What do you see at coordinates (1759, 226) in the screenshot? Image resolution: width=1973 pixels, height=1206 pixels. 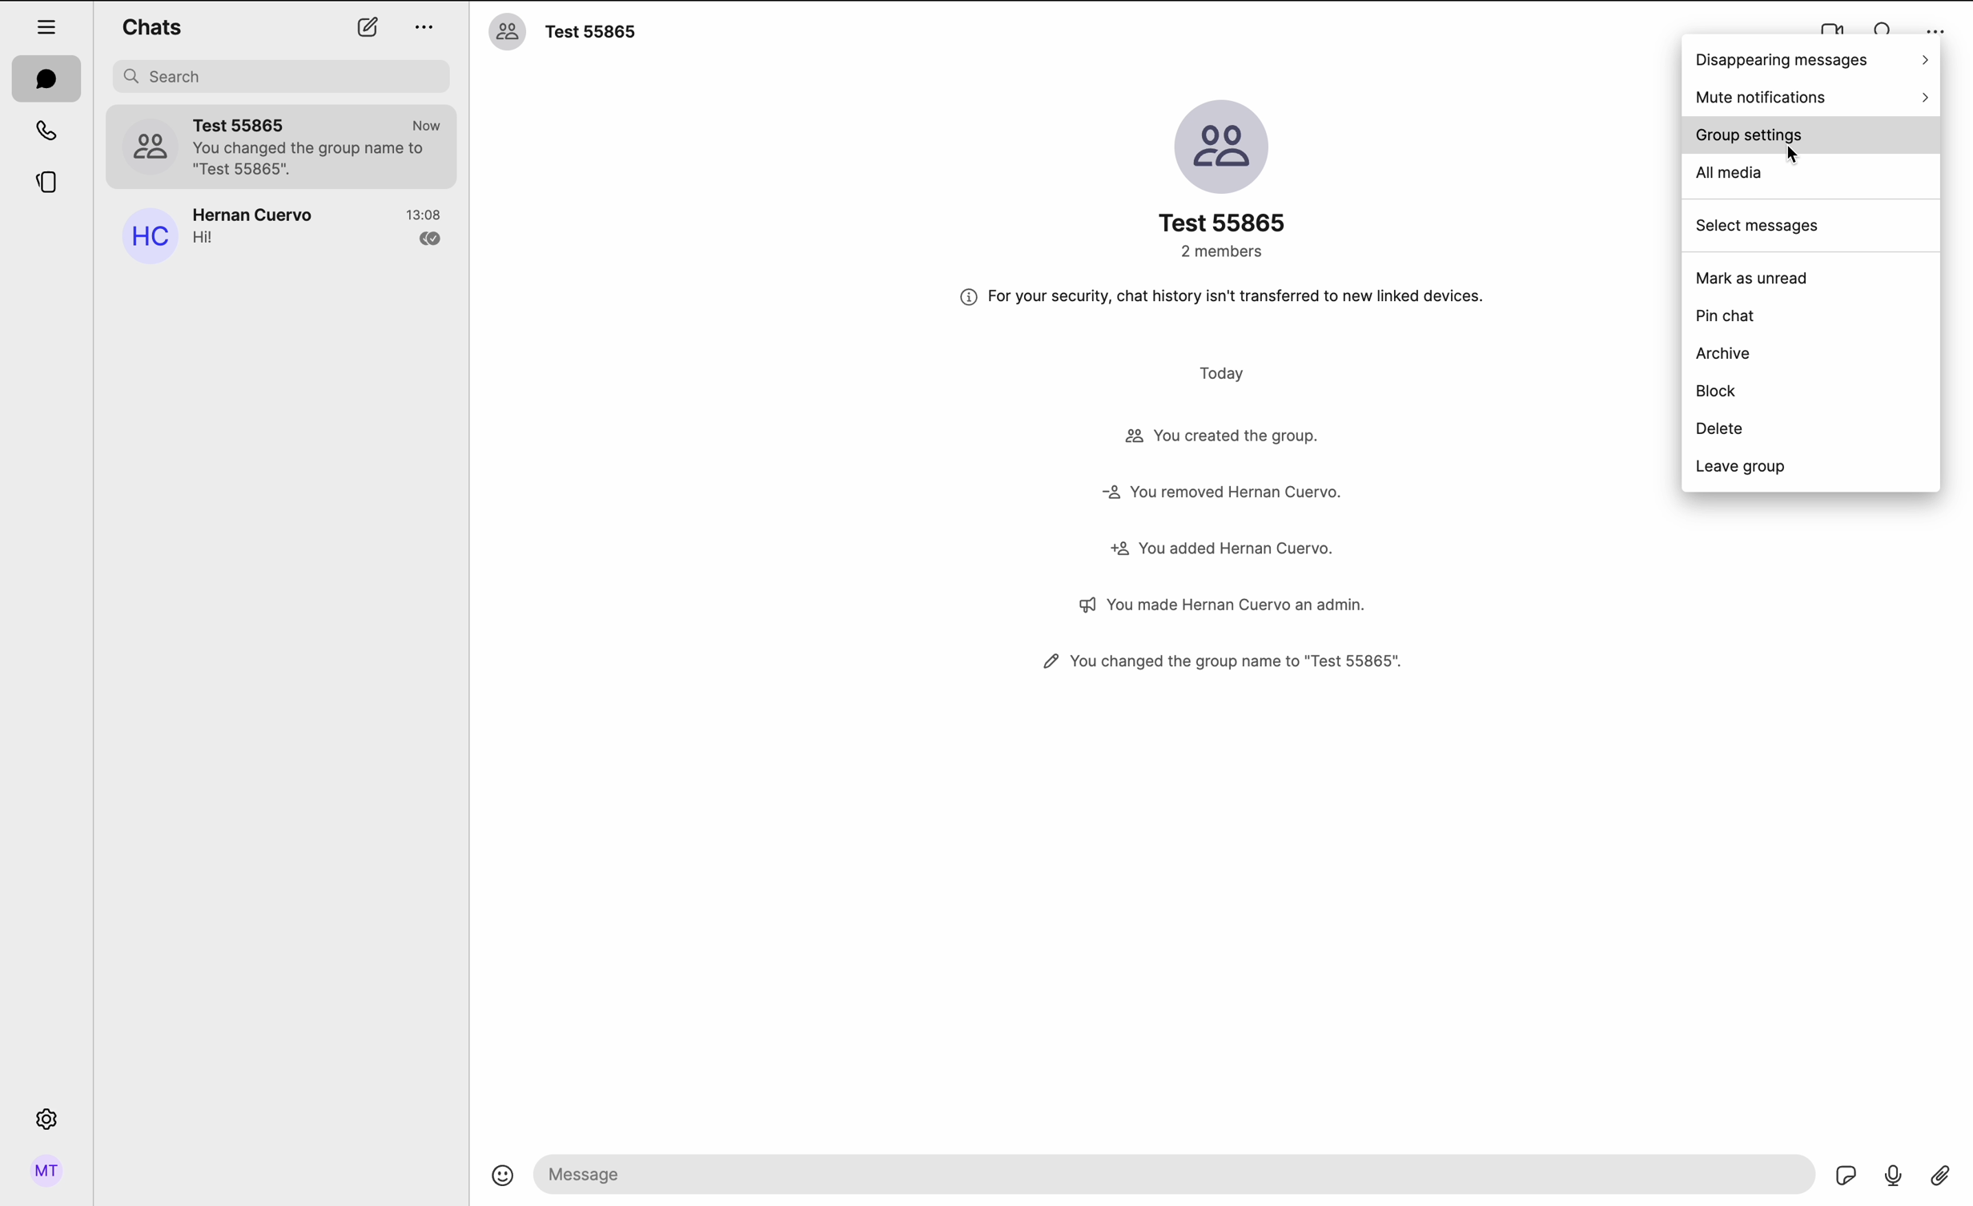 I see `select messages` at bounding box center [1759, 226].